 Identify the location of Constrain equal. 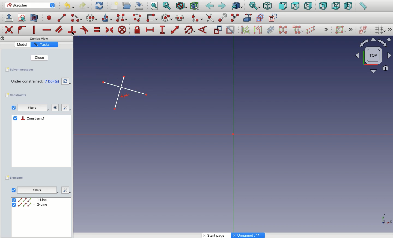
(97, 31).